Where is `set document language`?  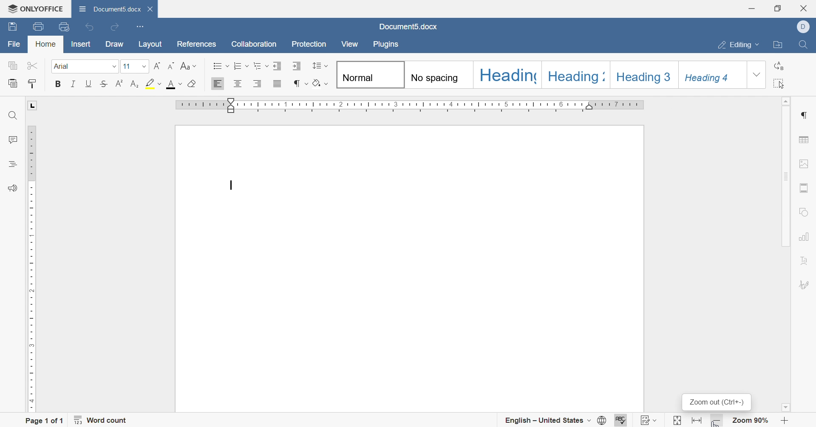
set document language is located at coordinates (602, 419).